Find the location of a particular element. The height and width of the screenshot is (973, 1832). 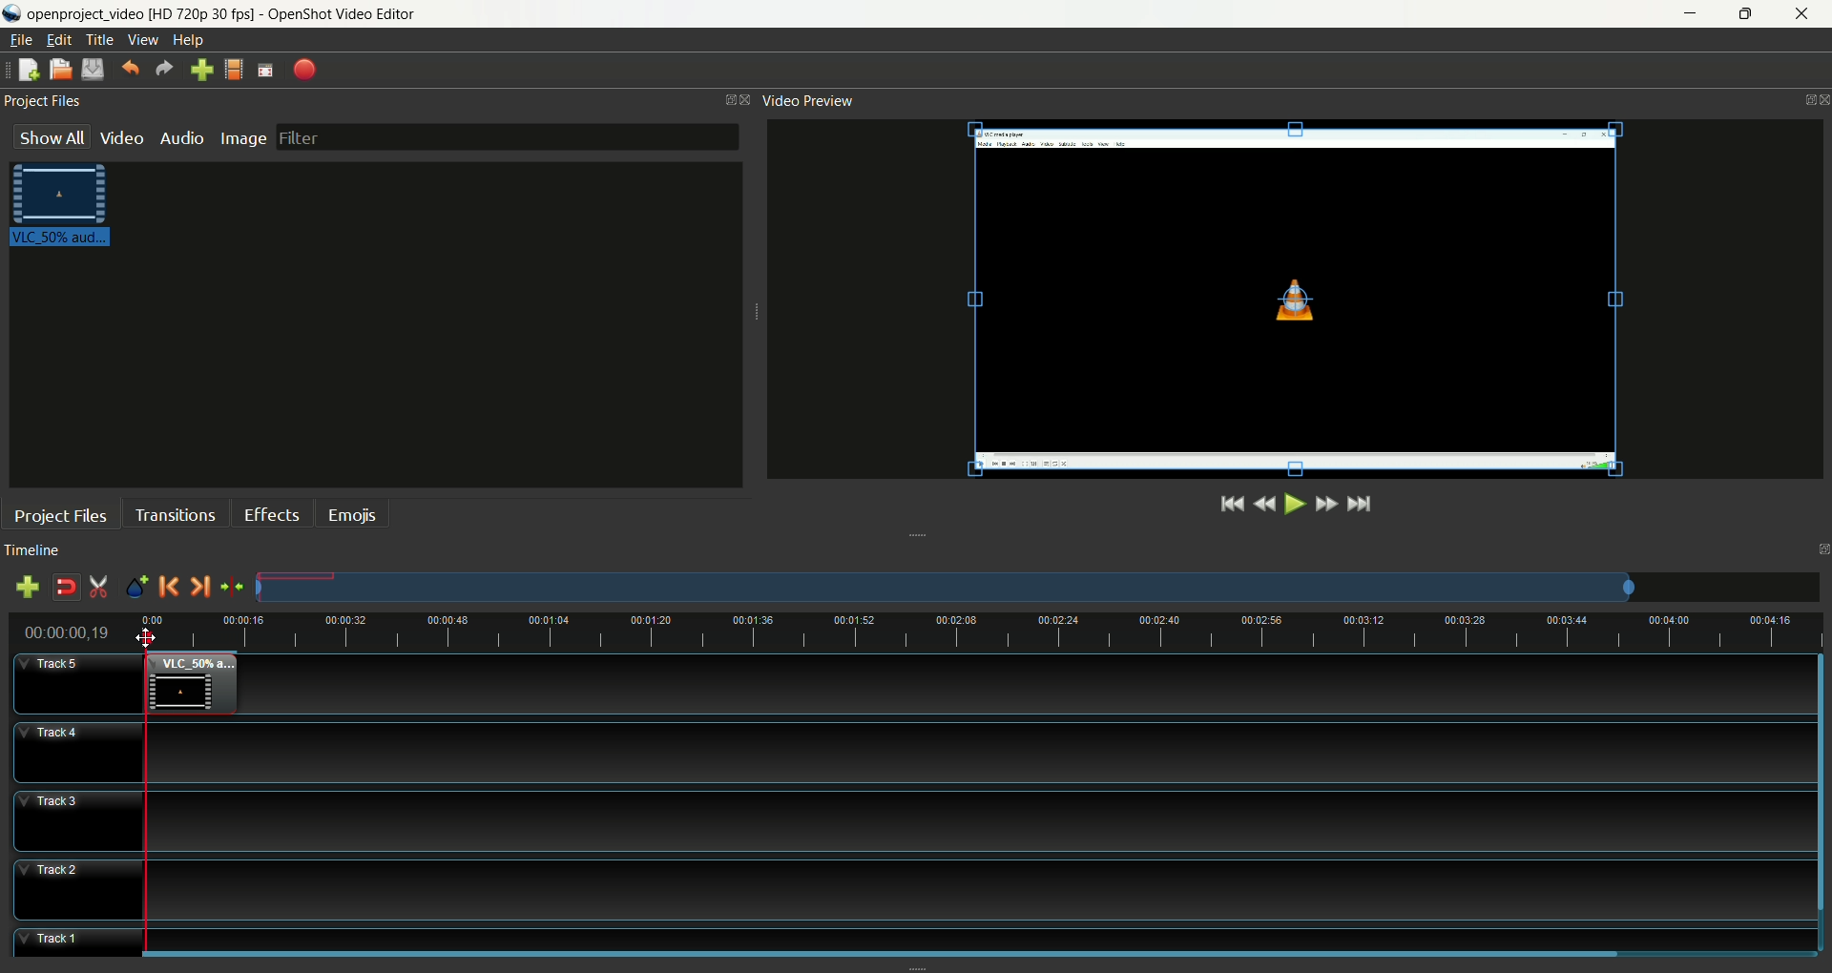

zoom factor is located at coordinates (1038, 588).